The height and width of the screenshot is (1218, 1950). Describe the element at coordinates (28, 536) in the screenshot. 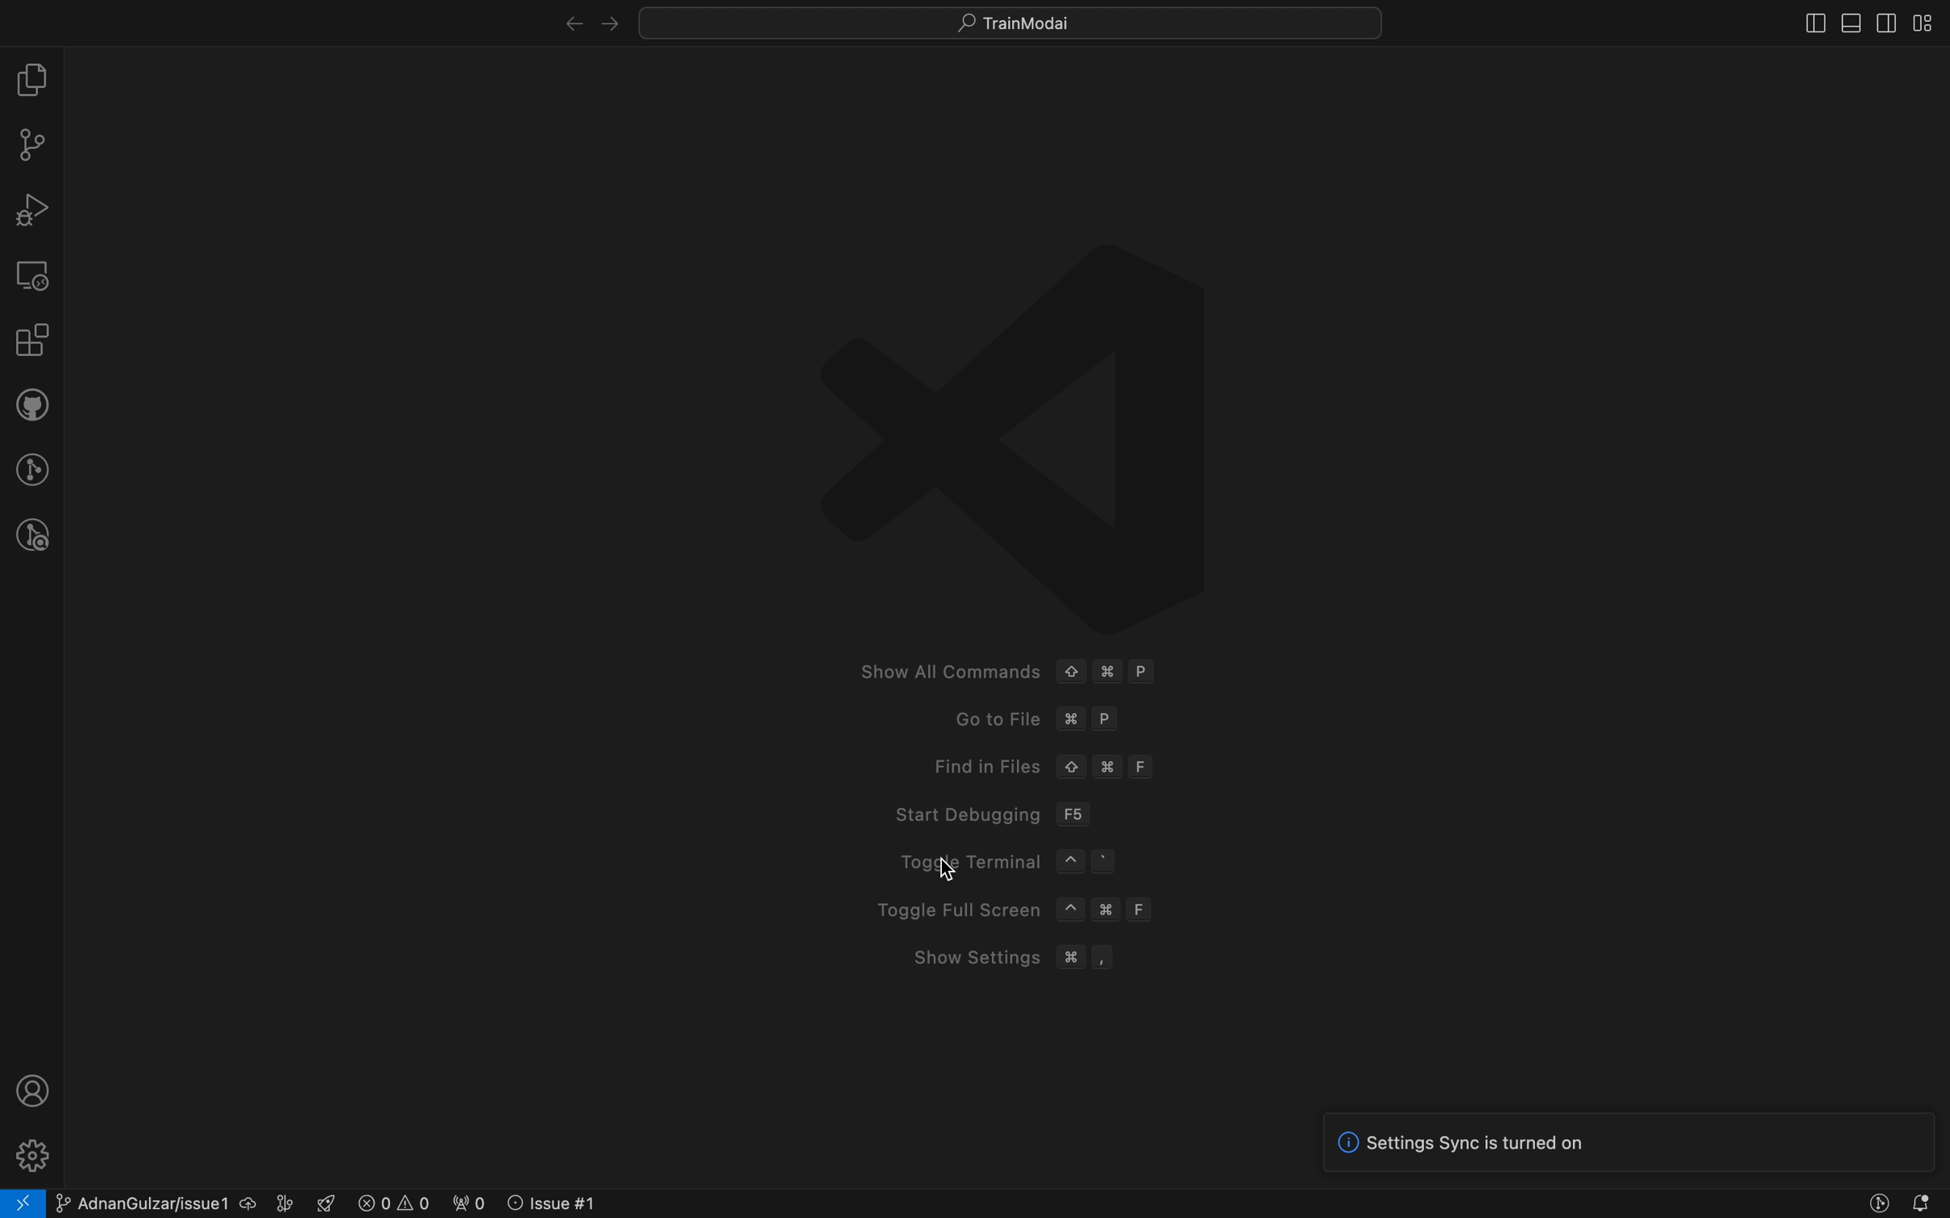

I see `git lens inspect` at that location.